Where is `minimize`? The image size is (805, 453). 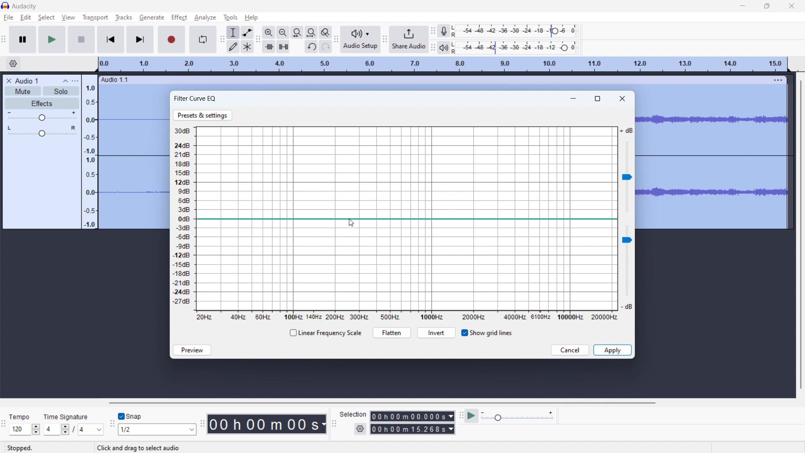
minimize is located at coordinates (574, 97).